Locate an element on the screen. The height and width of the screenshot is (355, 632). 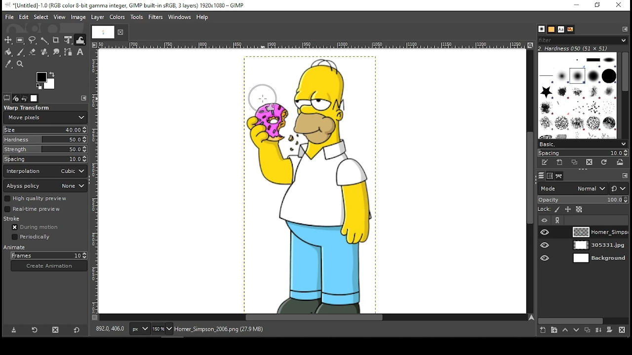
units is located at coordinates (140, 329).